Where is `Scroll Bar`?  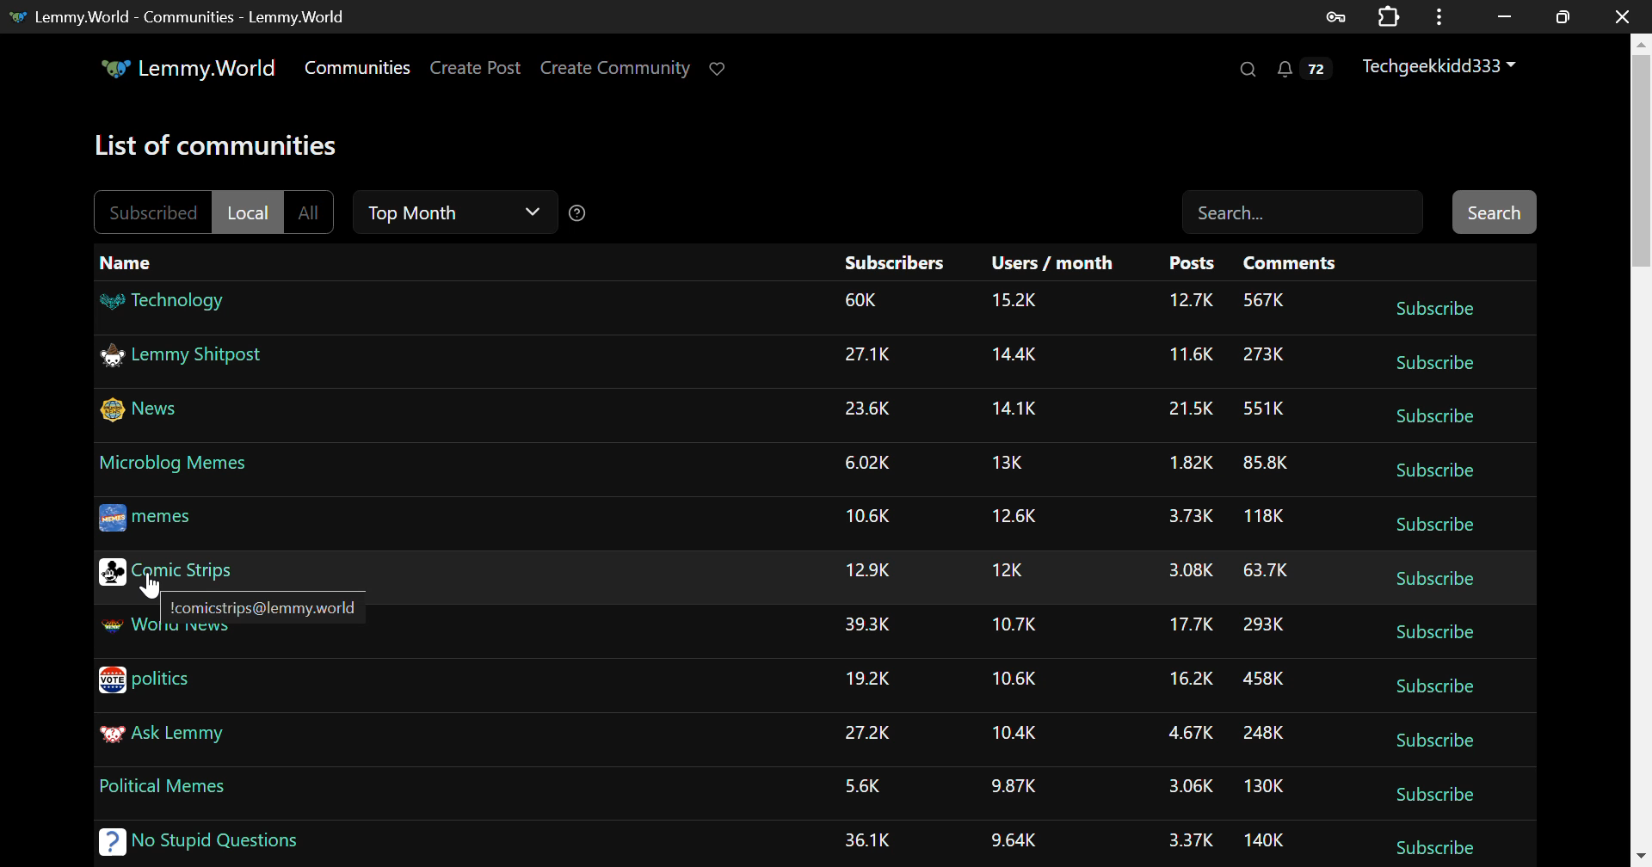 Scroll Bar is located at coordinates (1642, 446).